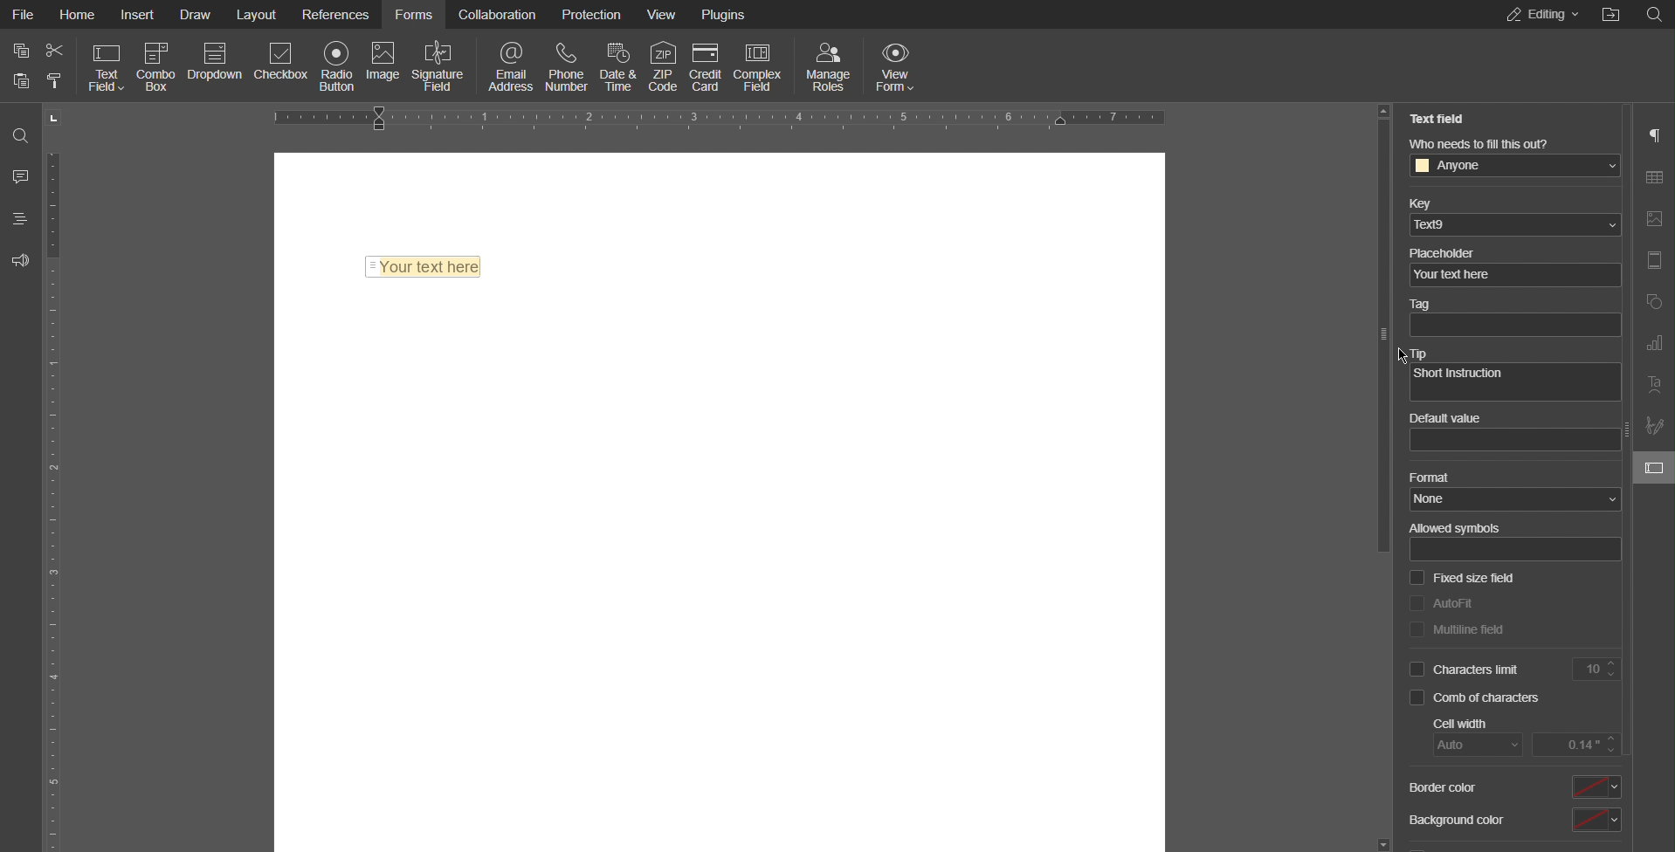 This screenshot has width=1675, height=852. I want to click on Plugins, so click(727, 13).